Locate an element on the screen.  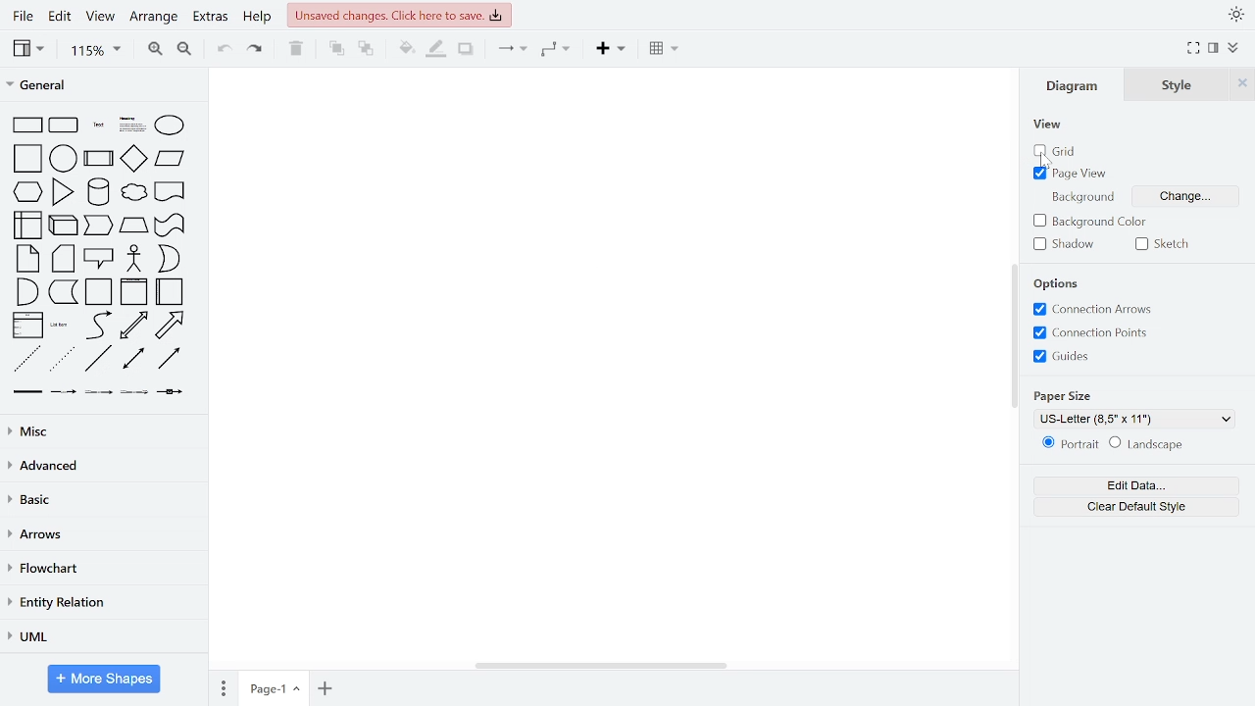
or is located at coordinates (169, 258).